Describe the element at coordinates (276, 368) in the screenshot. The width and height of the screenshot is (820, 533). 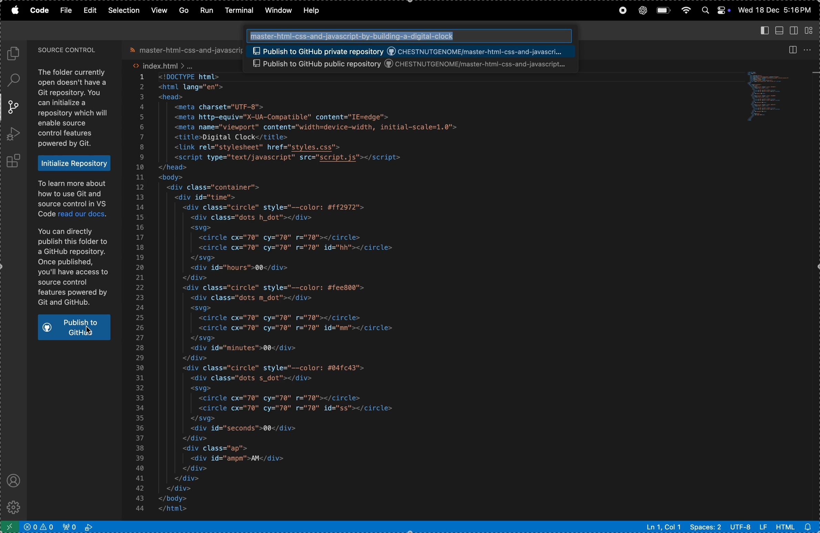
I see `<div class="circle" style="--color: #04fc43">` at that location.